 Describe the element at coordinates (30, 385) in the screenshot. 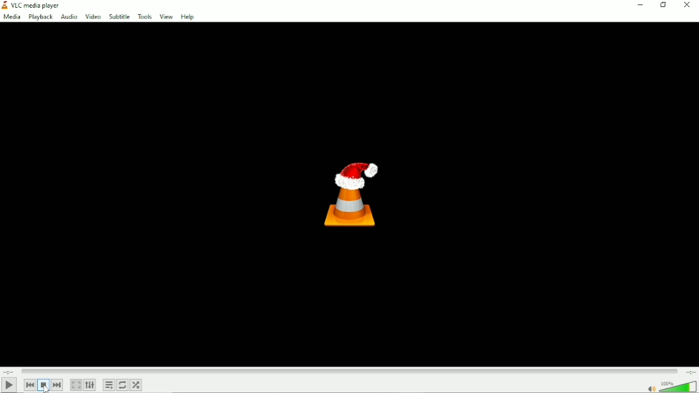

I see `Previous` at that location.